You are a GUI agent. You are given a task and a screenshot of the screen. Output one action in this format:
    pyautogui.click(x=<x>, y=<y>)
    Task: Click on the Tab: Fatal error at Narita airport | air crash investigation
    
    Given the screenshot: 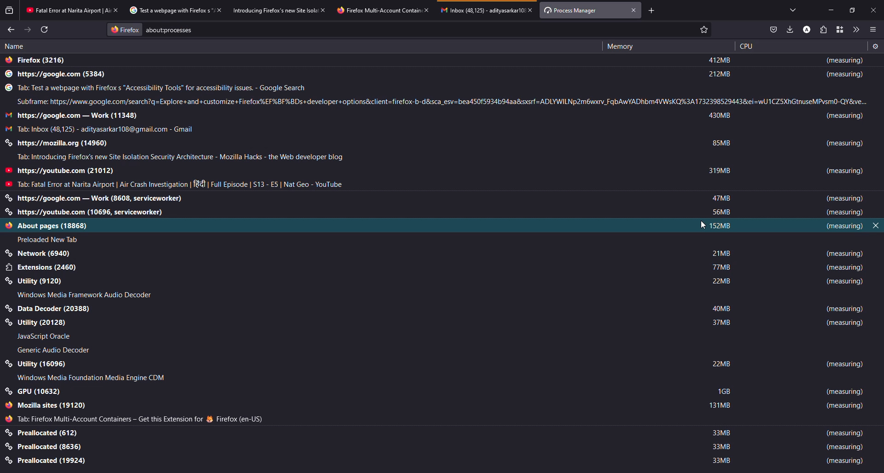 What is the action you would take?
    pyautogui.click(x=172, y=184)
    